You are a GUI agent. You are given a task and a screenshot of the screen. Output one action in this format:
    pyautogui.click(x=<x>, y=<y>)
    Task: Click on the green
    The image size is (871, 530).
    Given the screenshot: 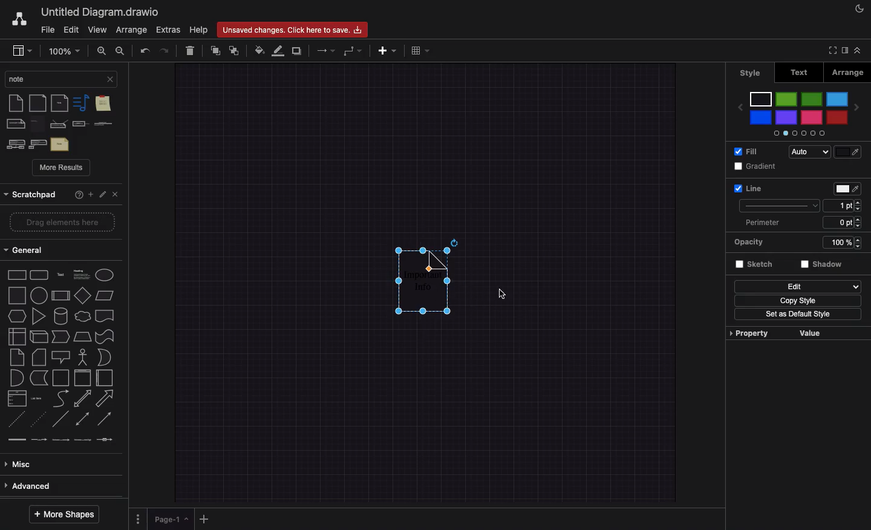 What is the action you would take?
    pyautogui.click(x=786, y=100)
    